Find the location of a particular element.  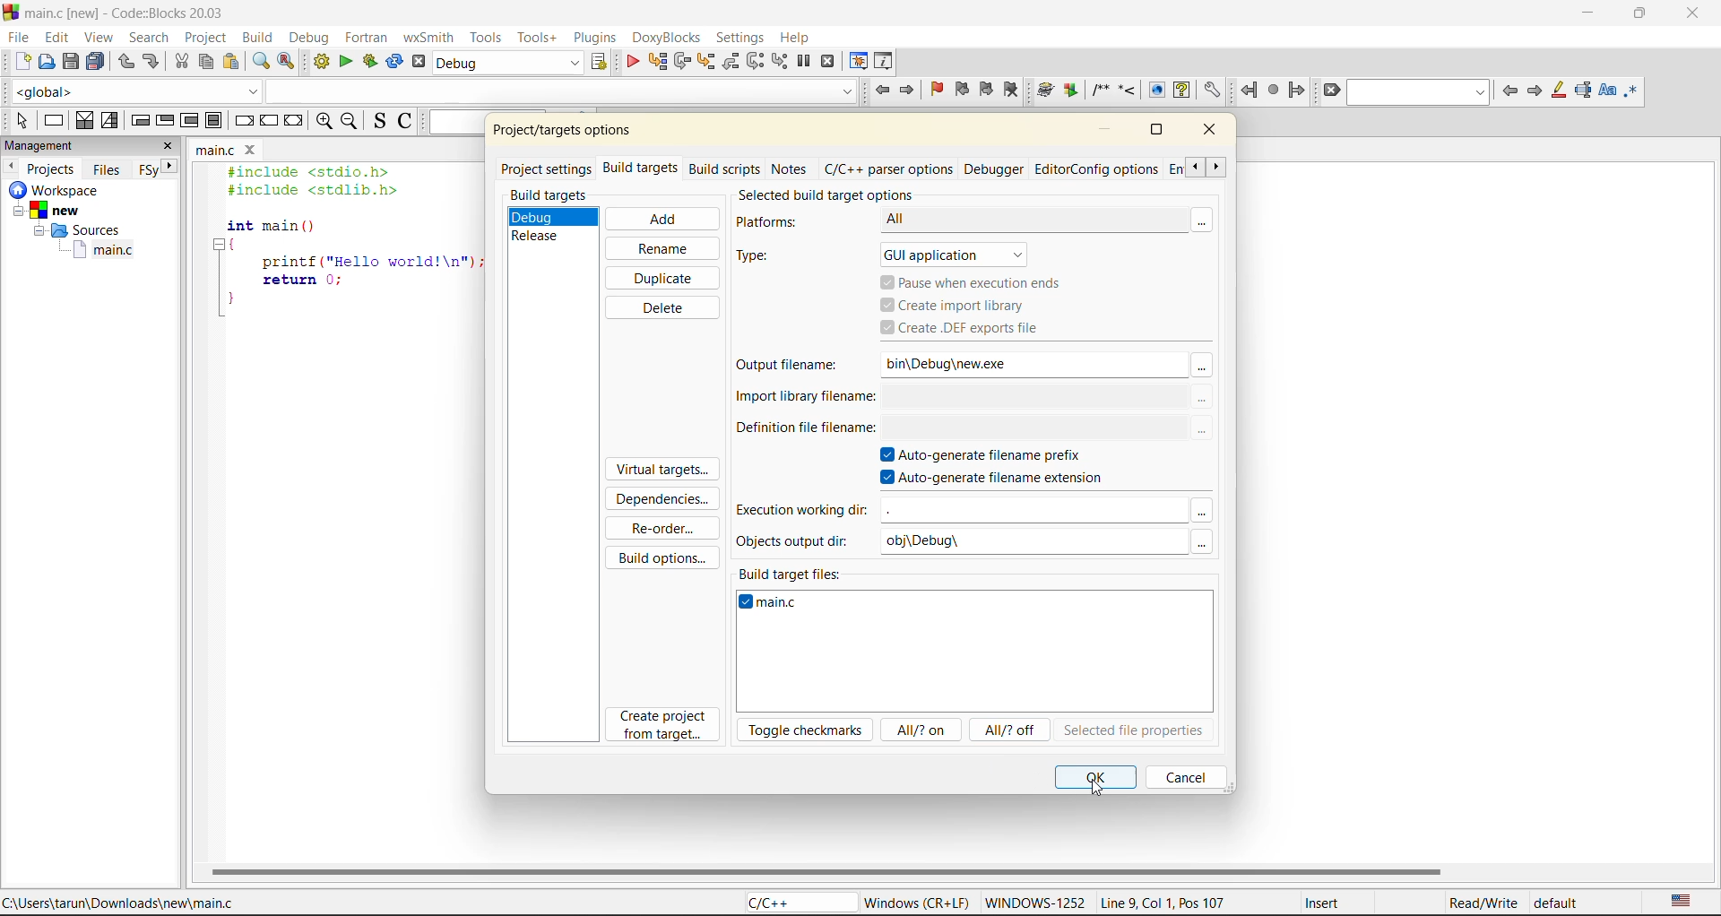

show select target dialog is located at coordinates (598, 60).